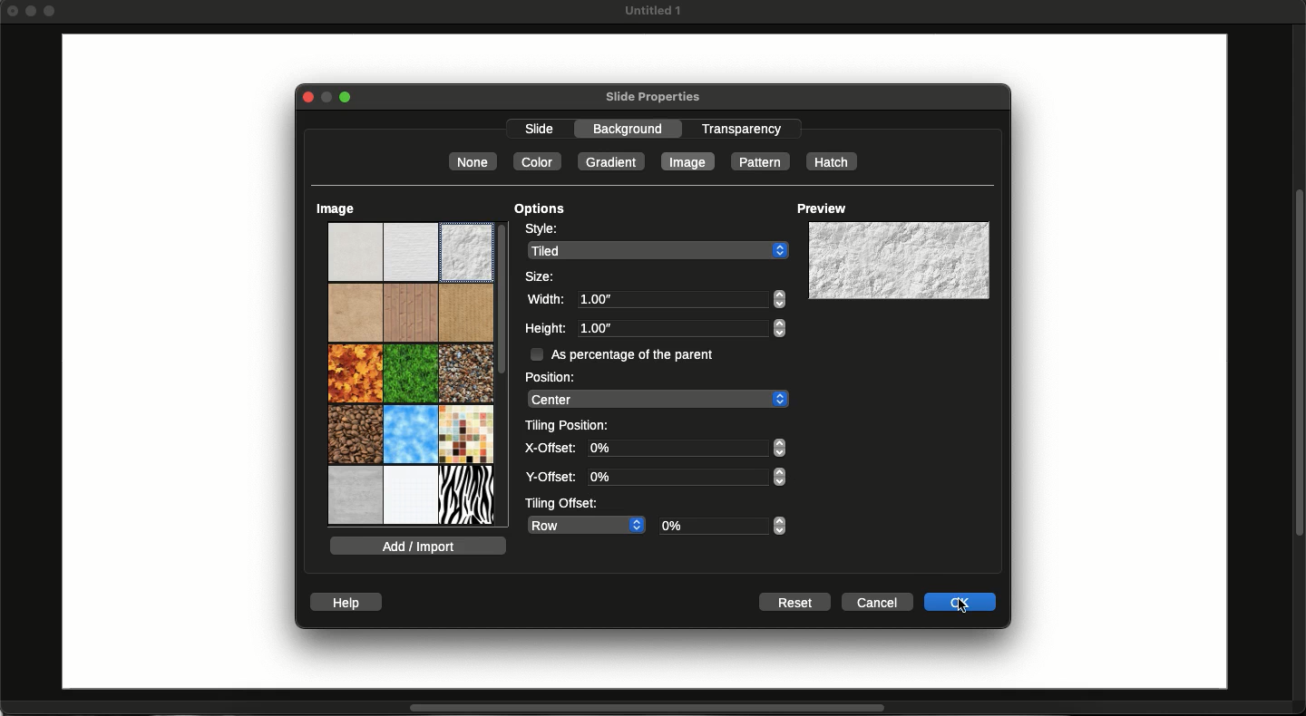  I want to click on Tiled, so click(658, 249).